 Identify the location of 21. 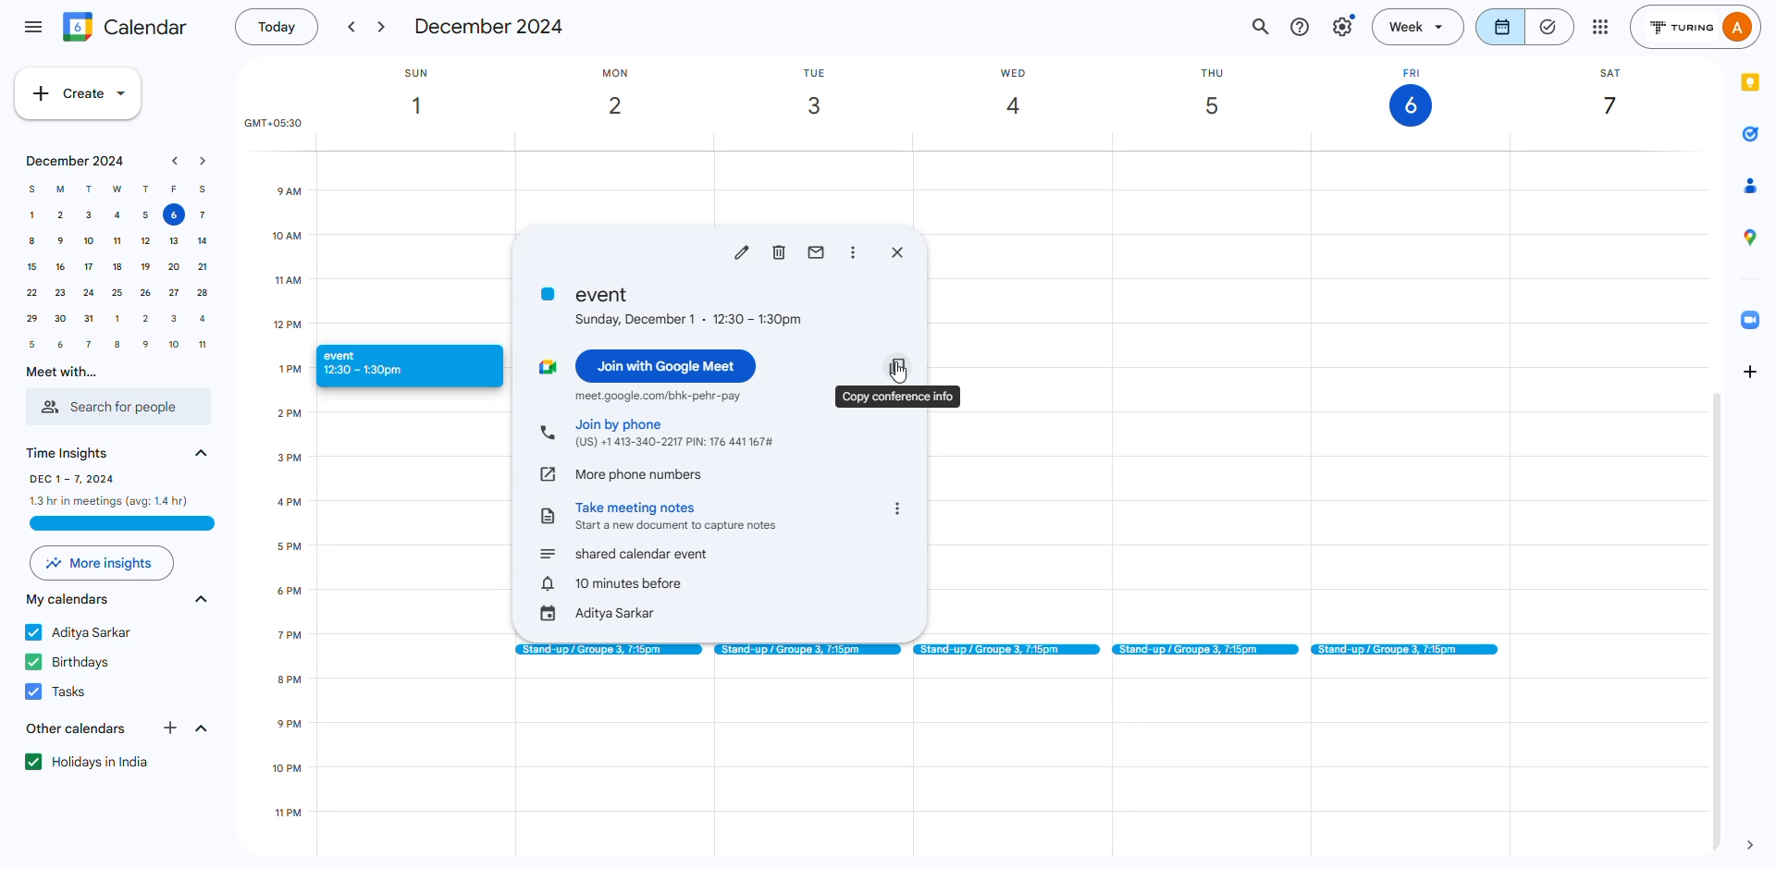
(90, 321).